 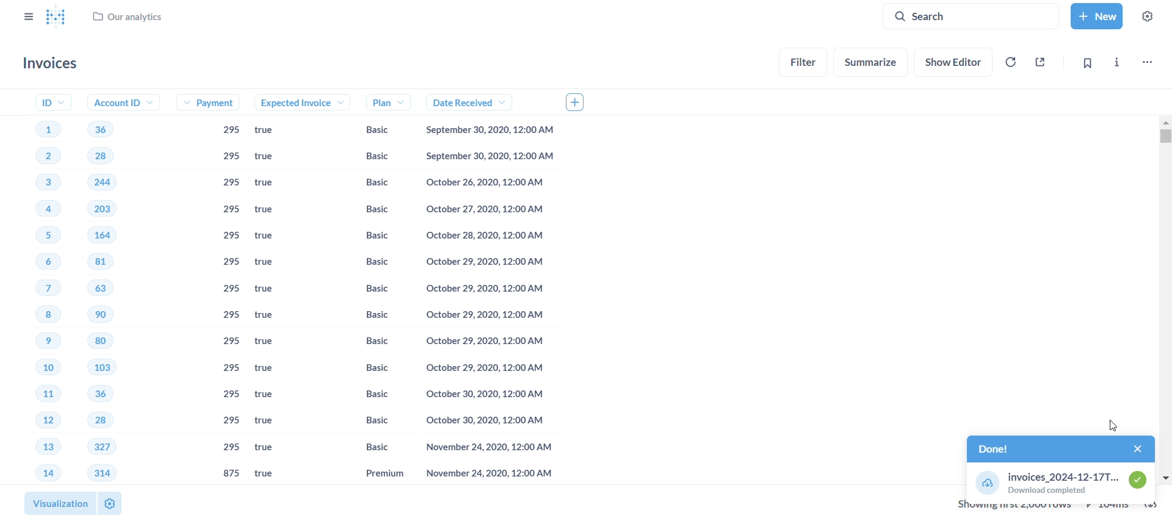 I want to click on ID, so click(x=46, y=102).